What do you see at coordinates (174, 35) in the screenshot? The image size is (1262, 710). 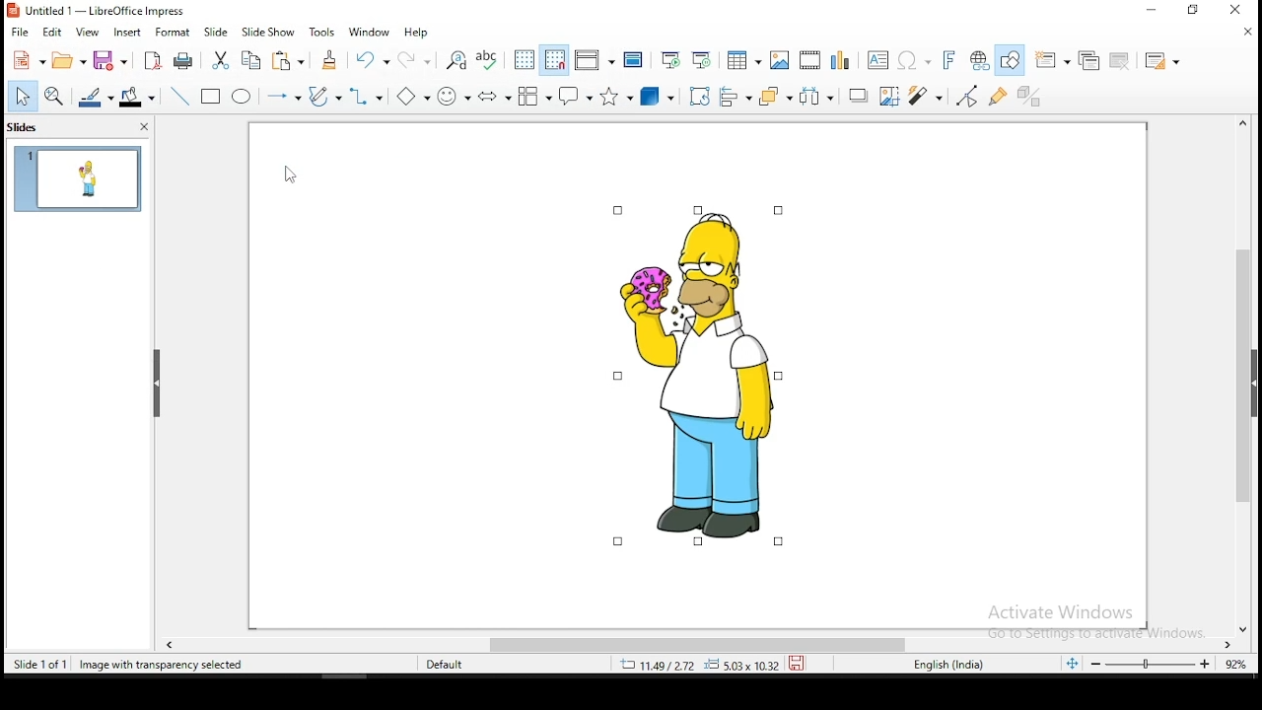 I see `format` at bounding box center [174, 35].